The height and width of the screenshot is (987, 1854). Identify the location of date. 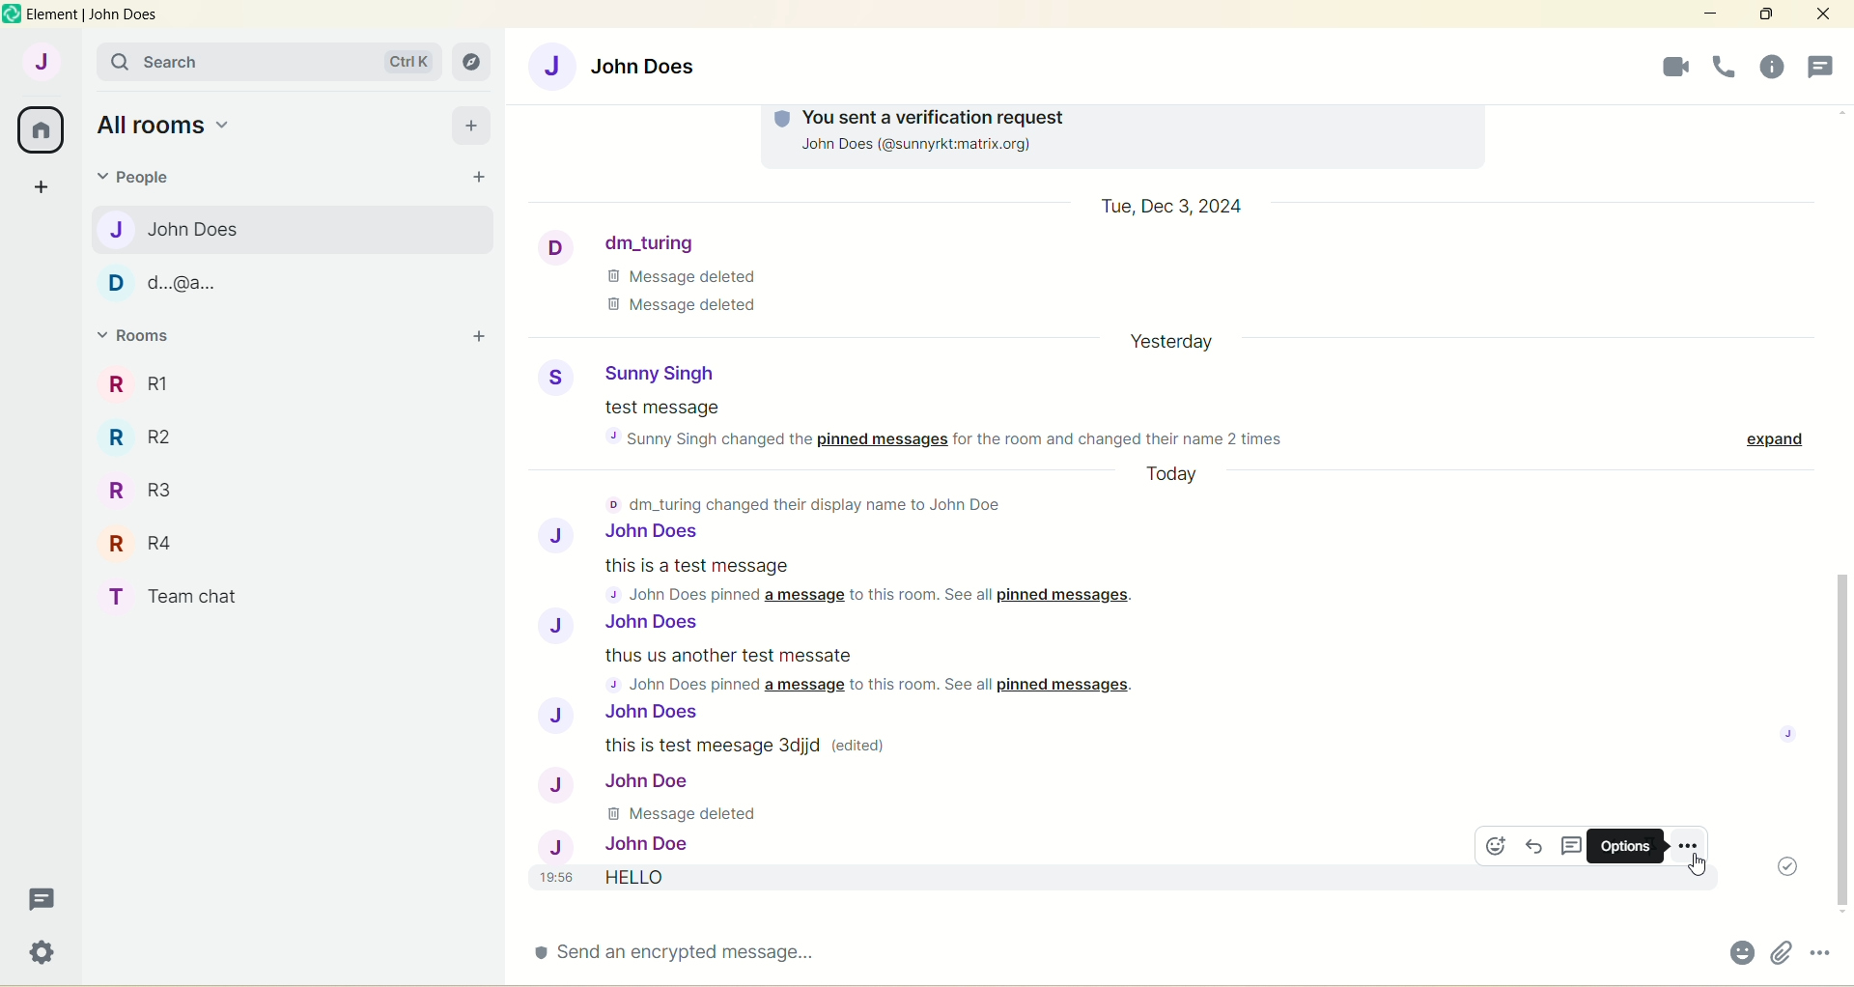
(1173, 208).